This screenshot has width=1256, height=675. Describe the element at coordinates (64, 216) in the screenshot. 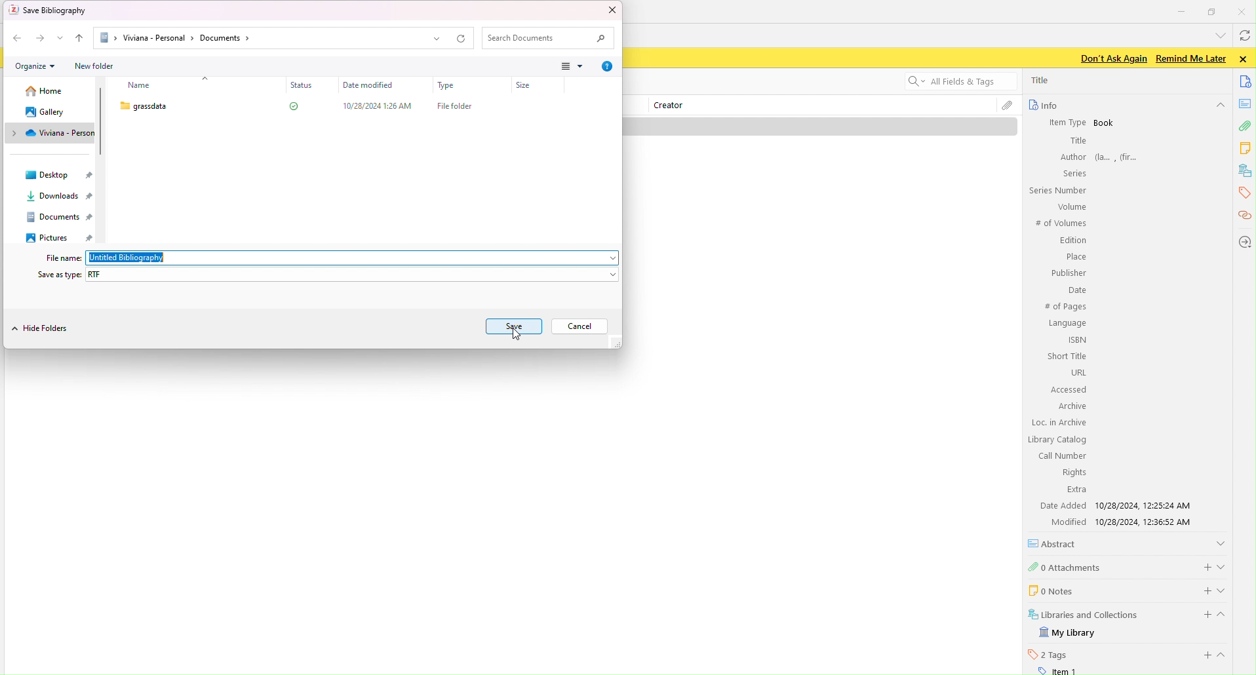

I see `Documents` at that location.